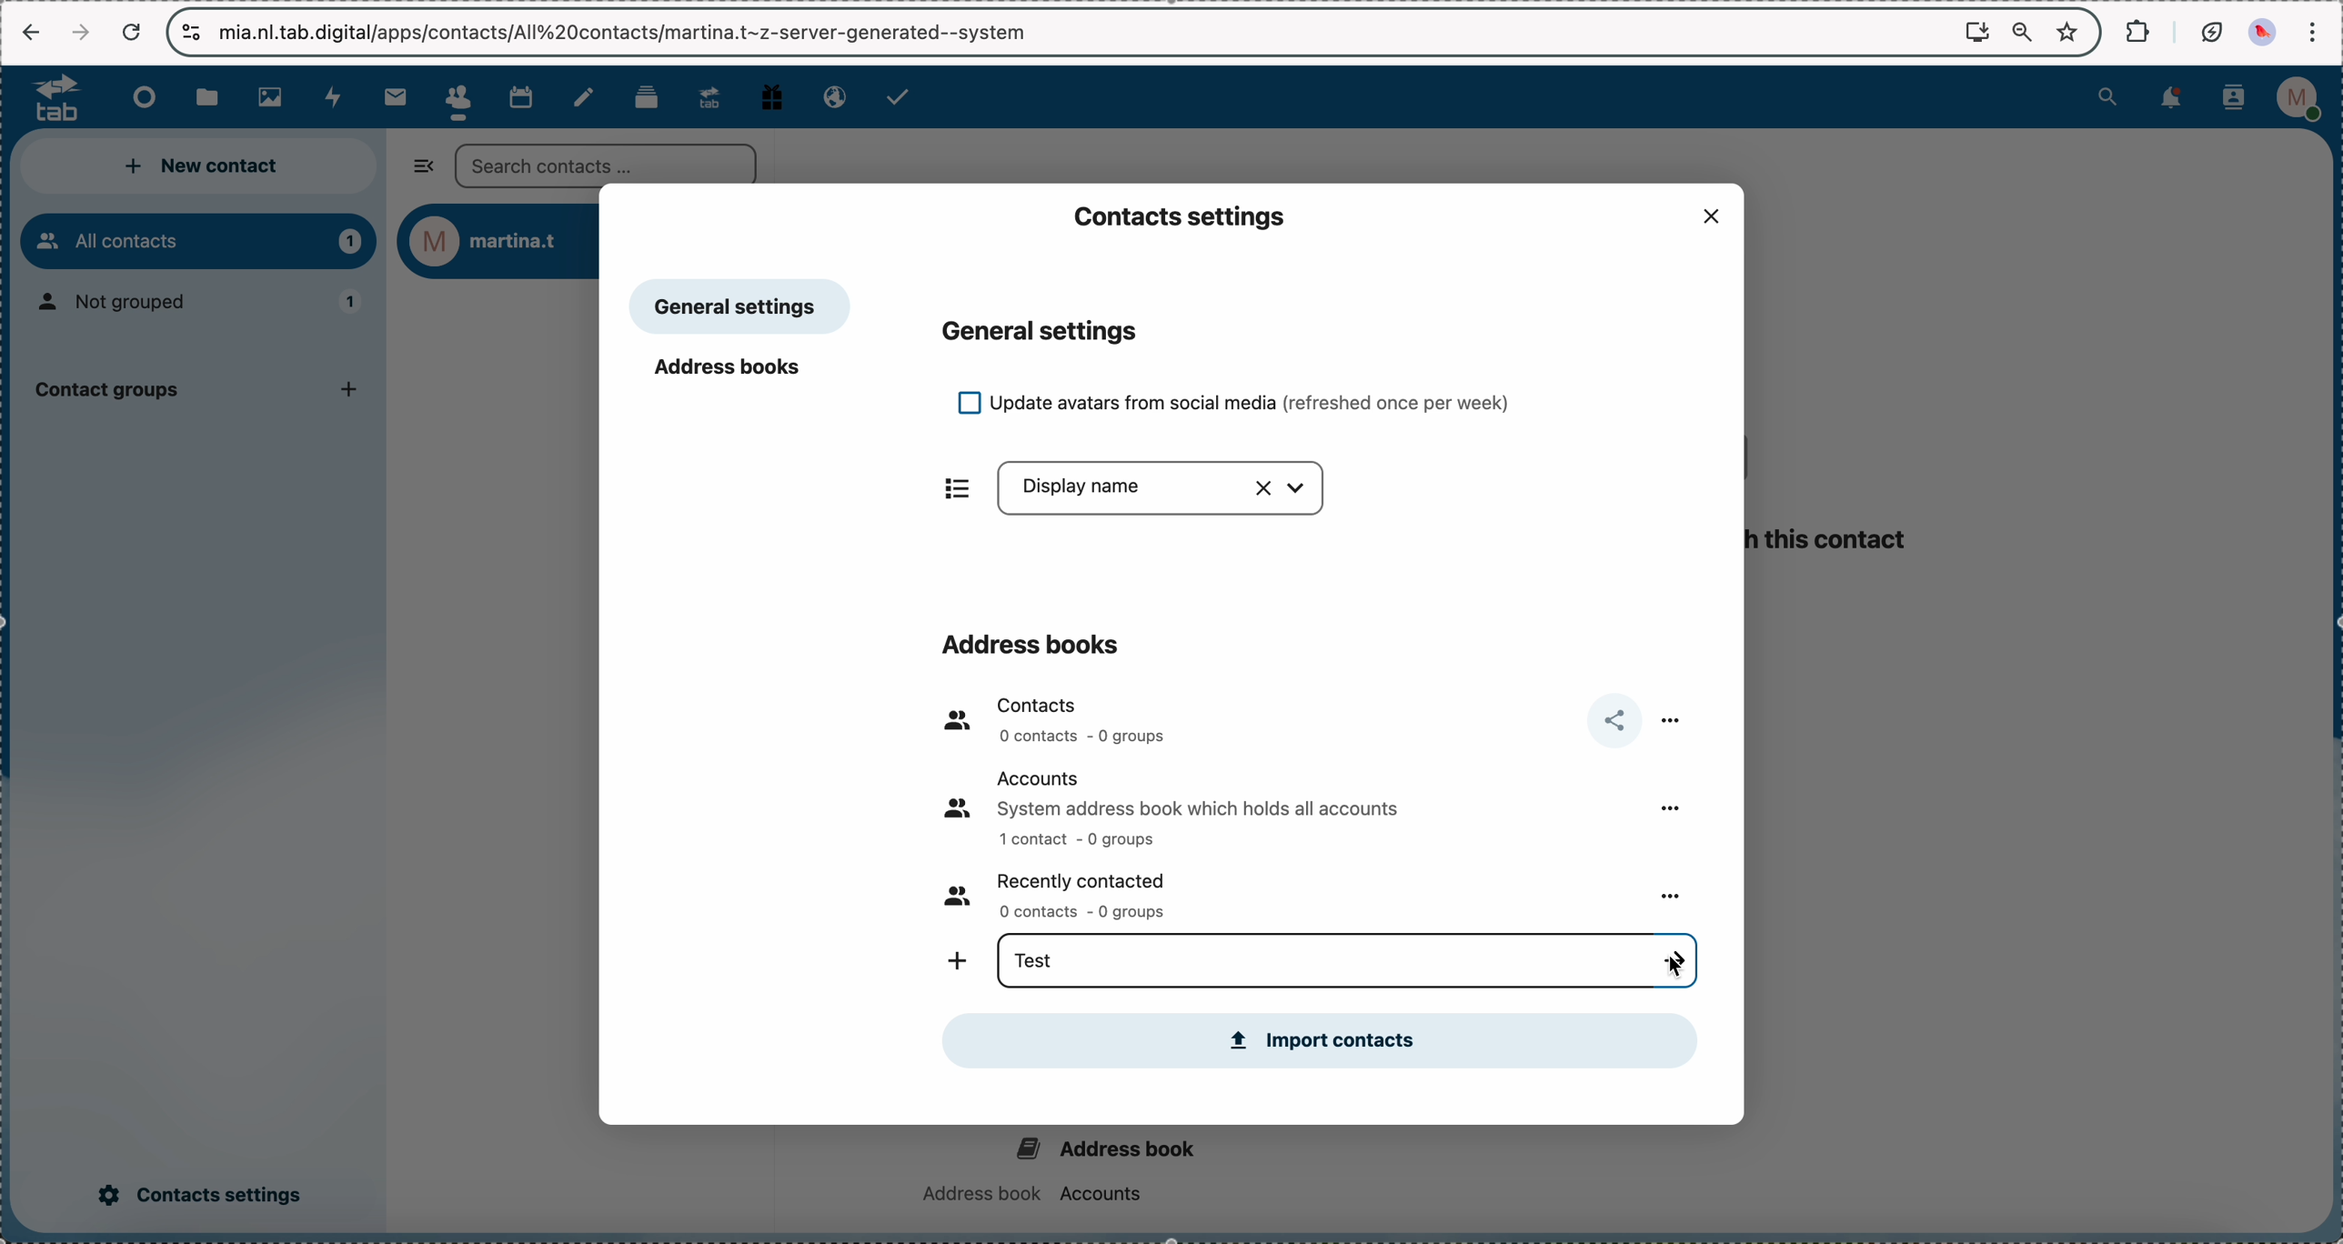  What do you see at coordinates (946, 487) in the screenshot?
I see `items` at bounding box center [946, 487].